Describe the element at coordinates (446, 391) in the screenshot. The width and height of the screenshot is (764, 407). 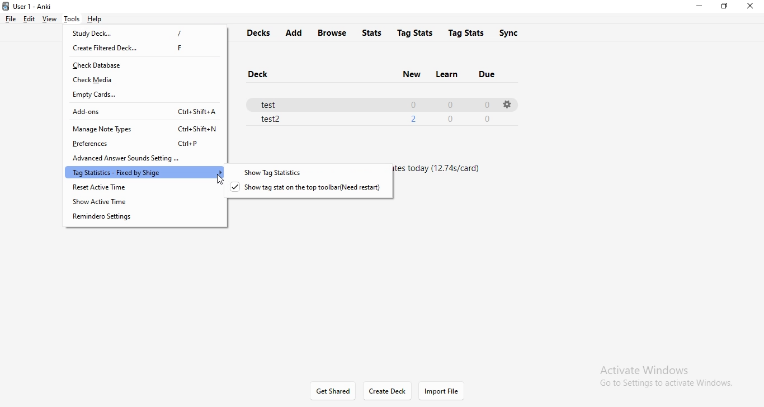
I see `import file` at that location.